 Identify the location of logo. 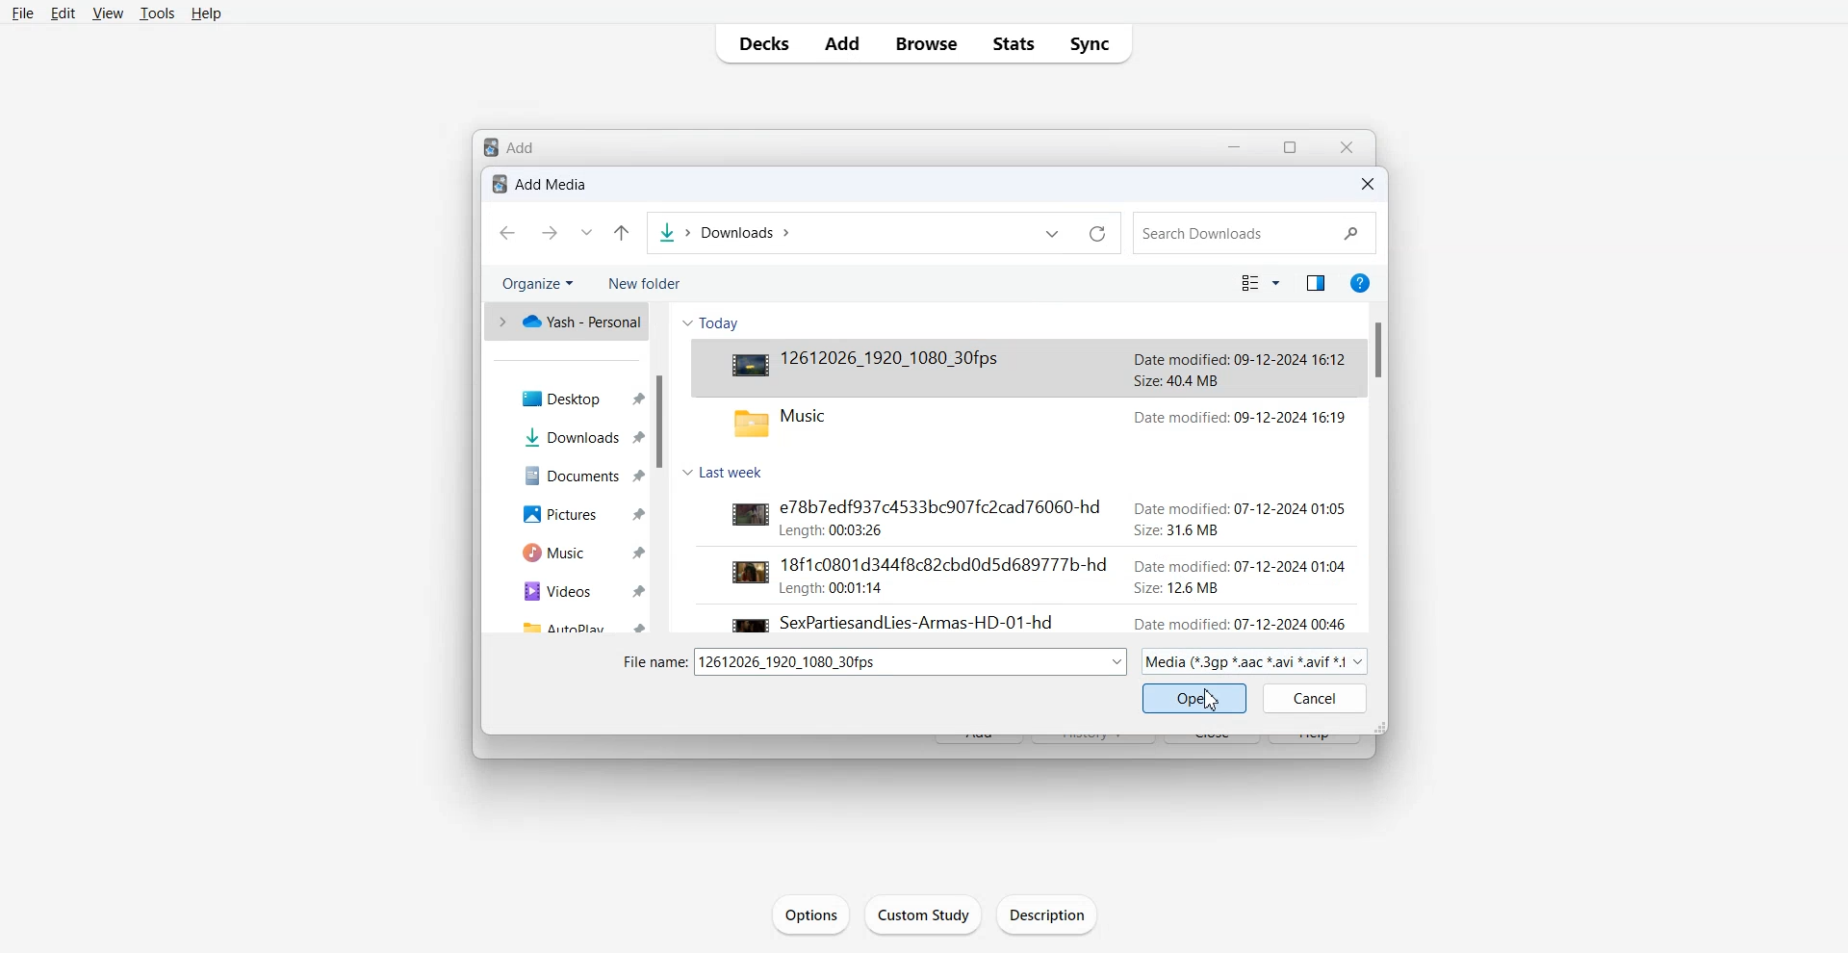
(489, 147).